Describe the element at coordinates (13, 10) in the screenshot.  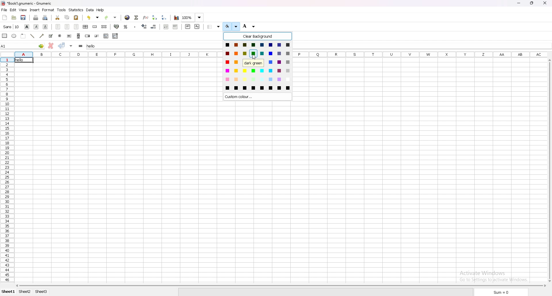
I see `edit` at that location.